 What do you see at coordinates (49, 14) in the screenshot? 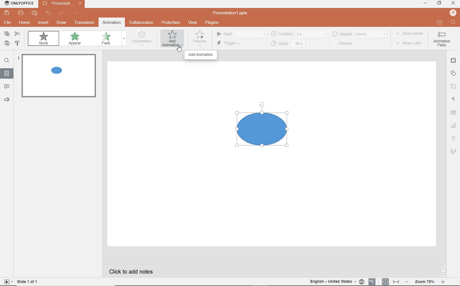
I see `undo` at bounding box center [49, 14].